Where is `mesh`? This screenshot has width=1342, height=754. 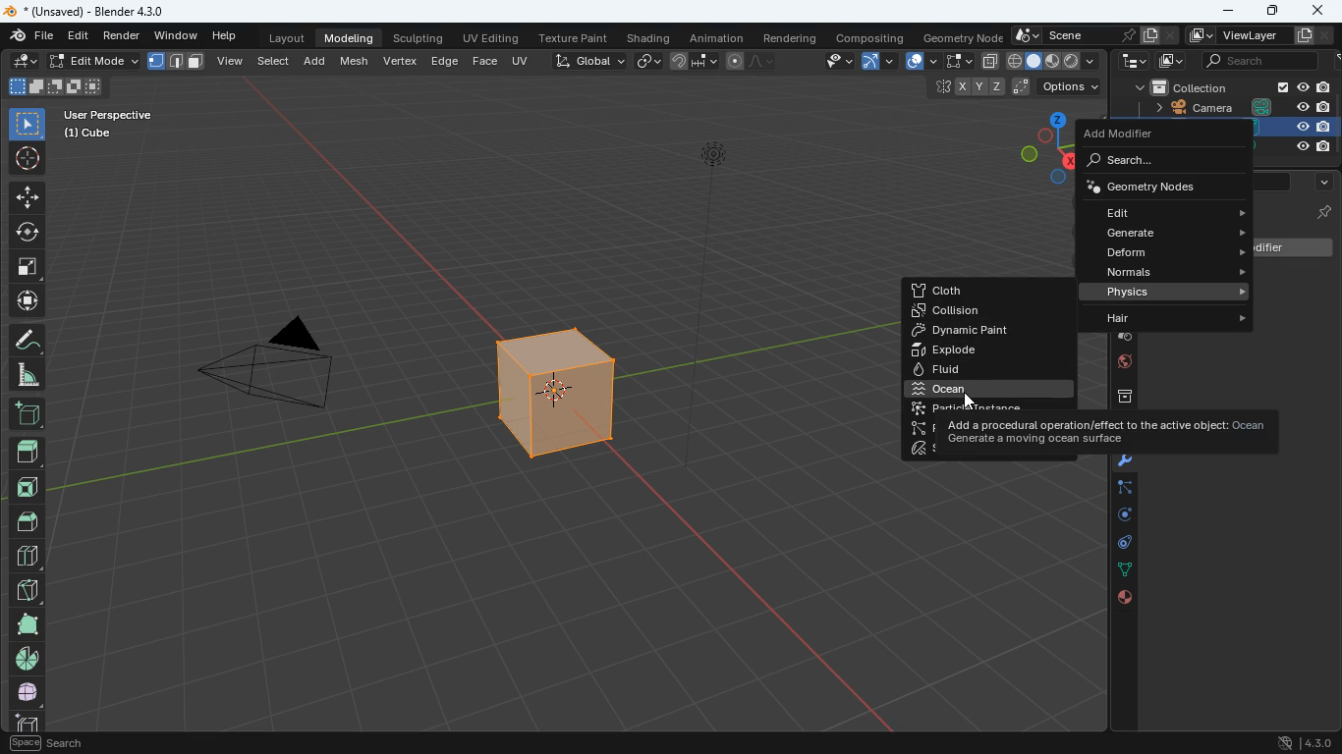
mesh is located at coordinates (357, 59).